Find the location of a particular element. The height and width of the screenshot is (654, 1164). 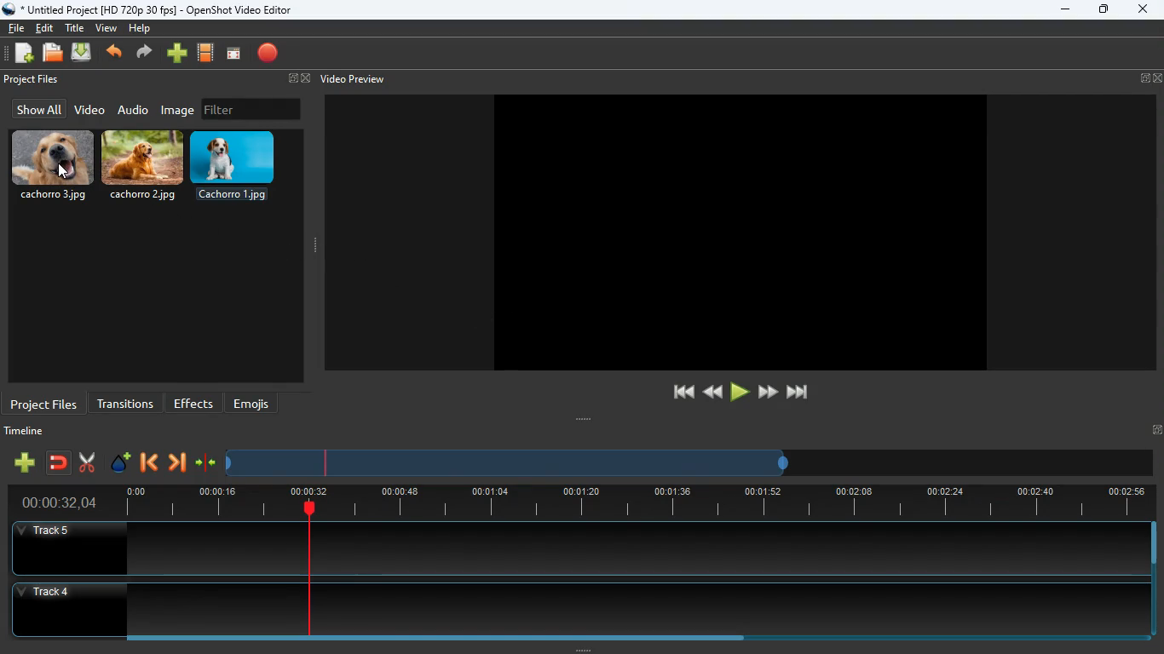

upload is located at coordinates (84, 54).